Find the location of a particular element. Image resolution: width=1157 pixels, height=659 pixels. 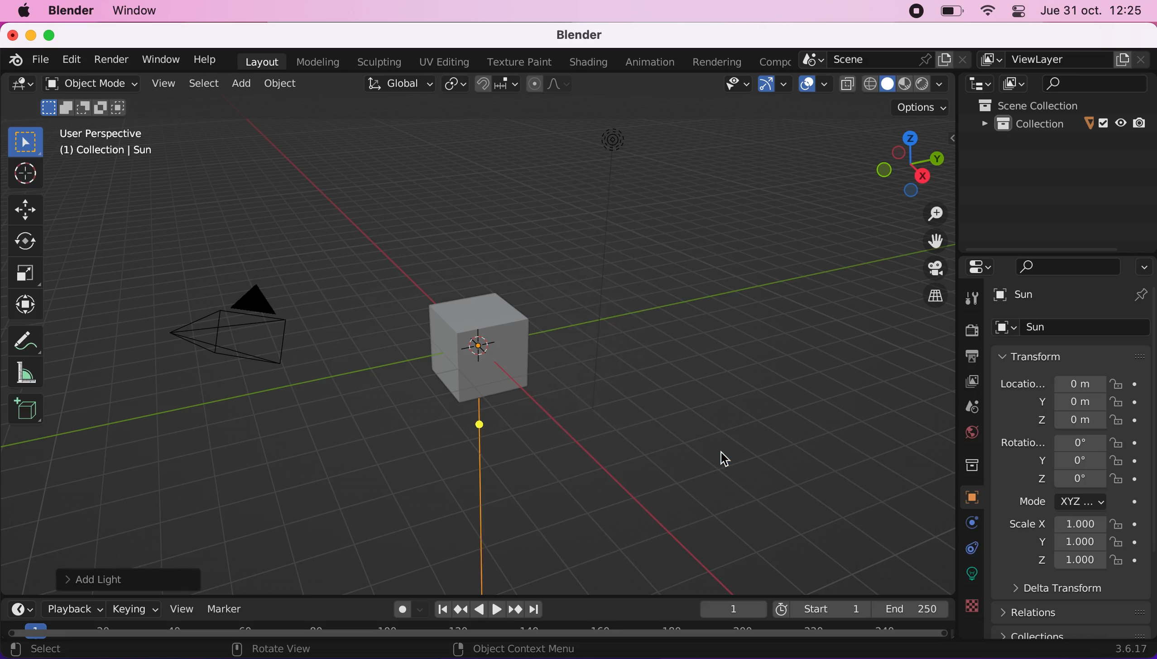

auto keying is located at coordinates (400, 609).